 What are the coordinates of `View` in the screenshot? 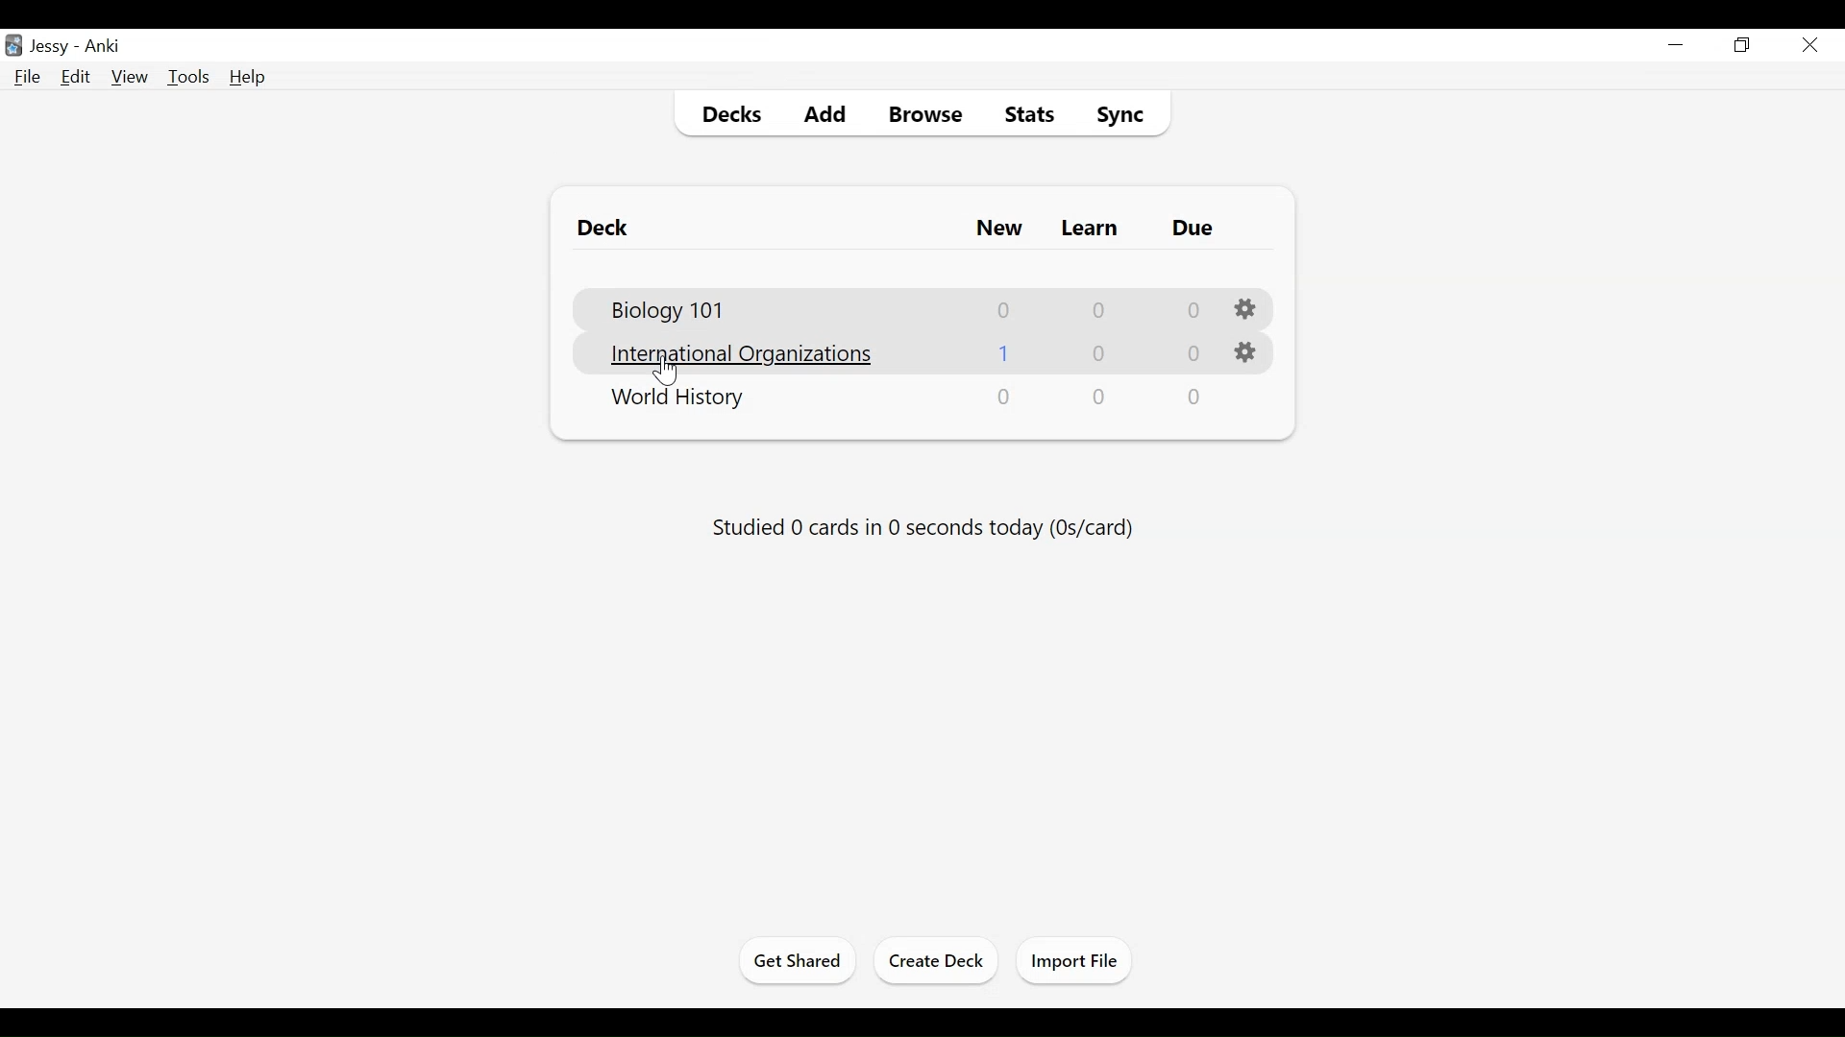 It's located at (130, 76).